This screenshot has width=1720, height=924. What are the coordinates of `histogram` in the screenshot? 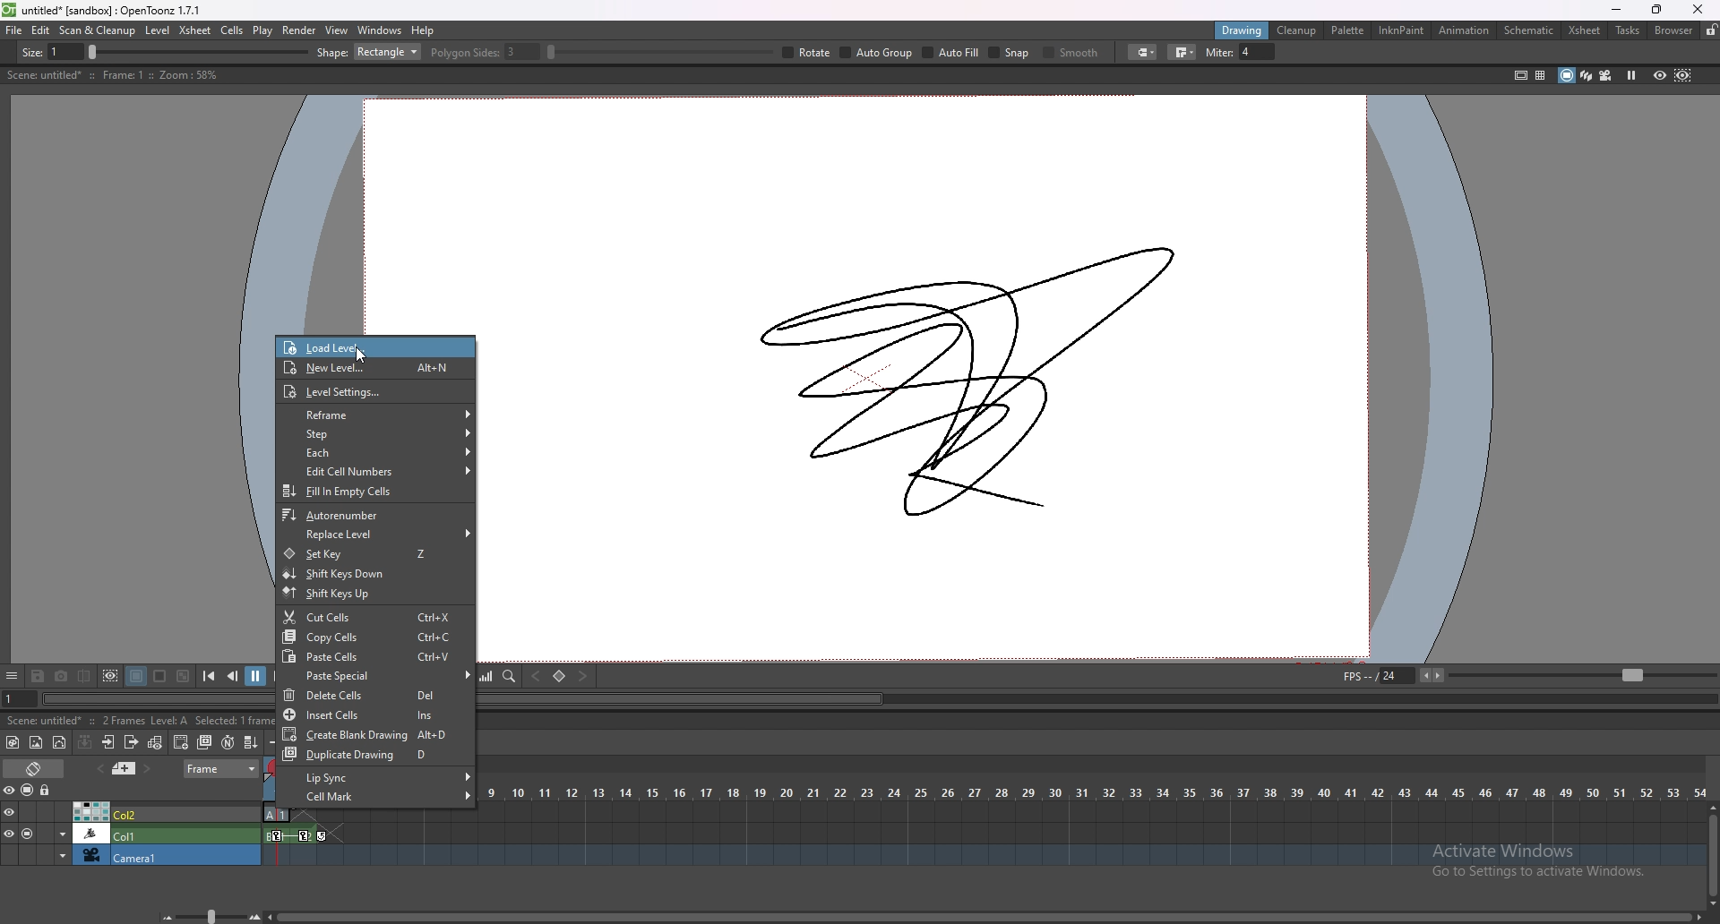 It's located at (486, 676).